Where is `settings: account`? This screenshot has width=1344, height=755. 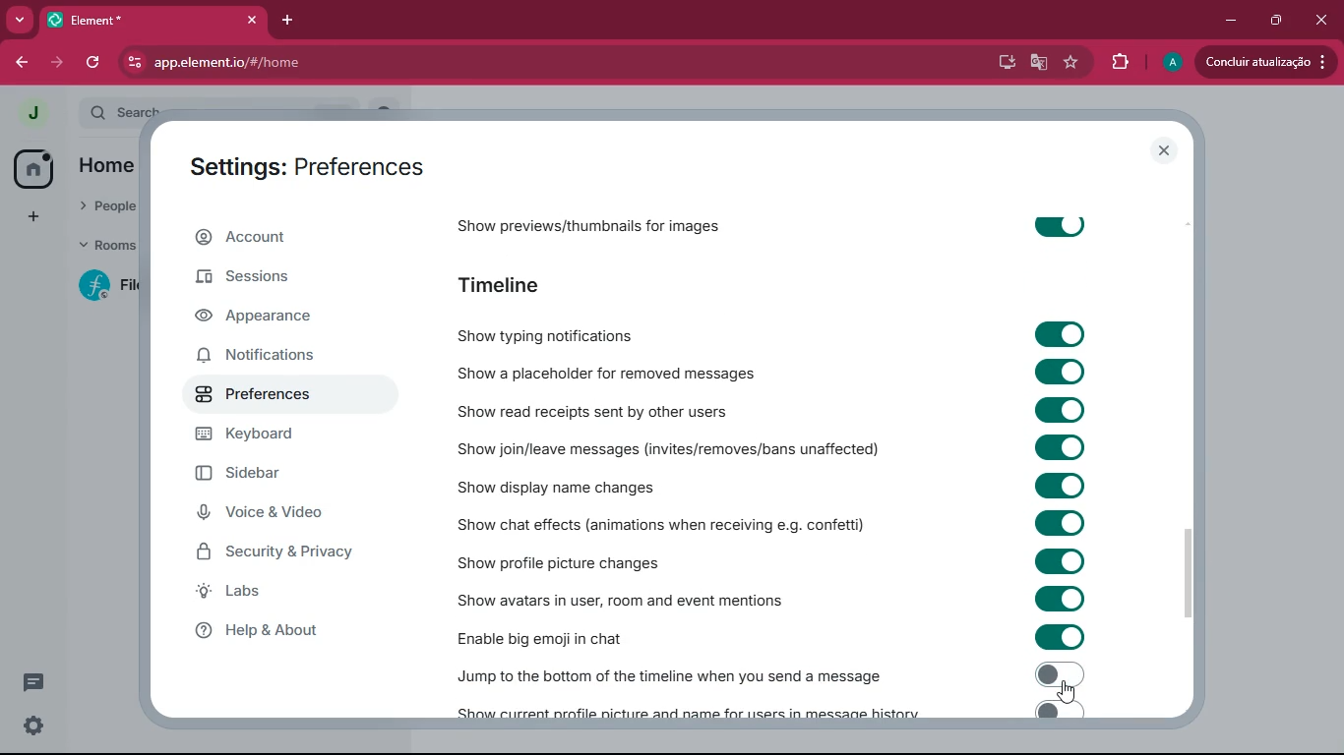 settings: account is located at coordinates (300, 170).